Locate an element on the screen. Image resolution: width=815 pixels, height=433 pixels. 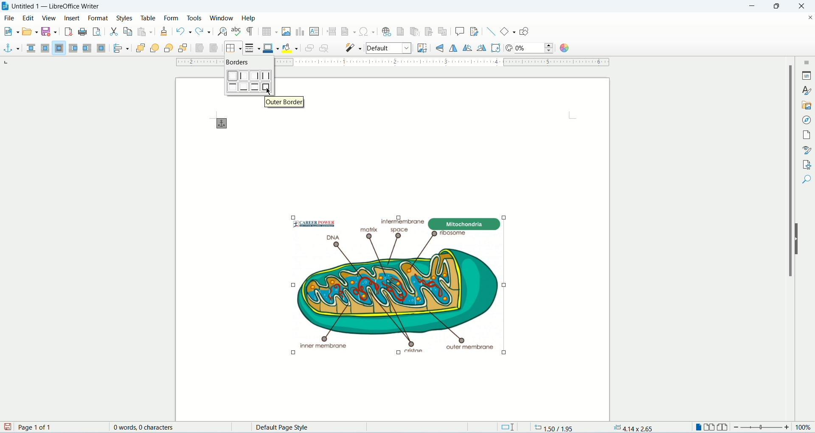
back one is located at coordinates (168, 49).